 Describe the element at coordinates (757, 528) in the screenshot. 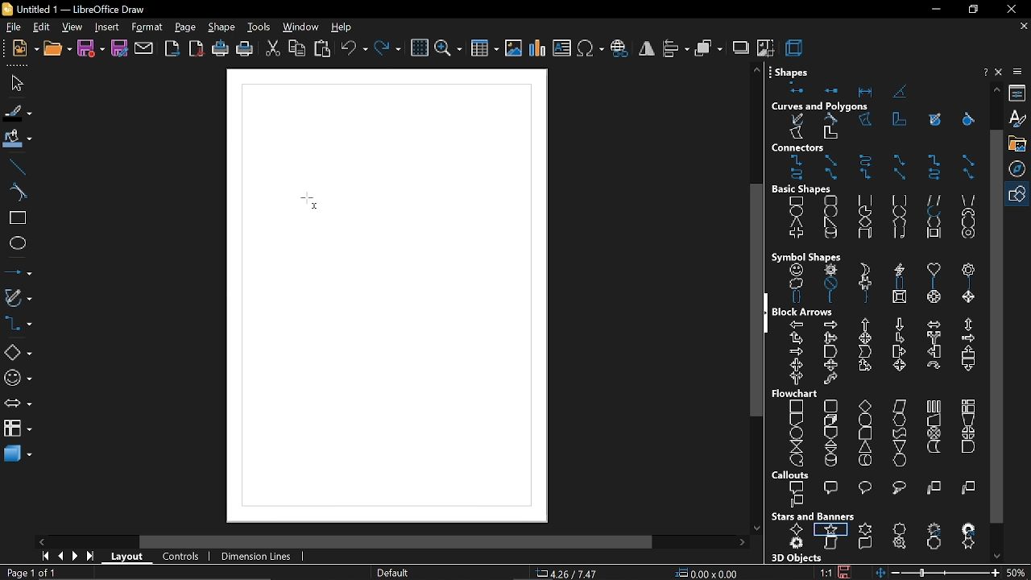

I see `move down ` at that location.